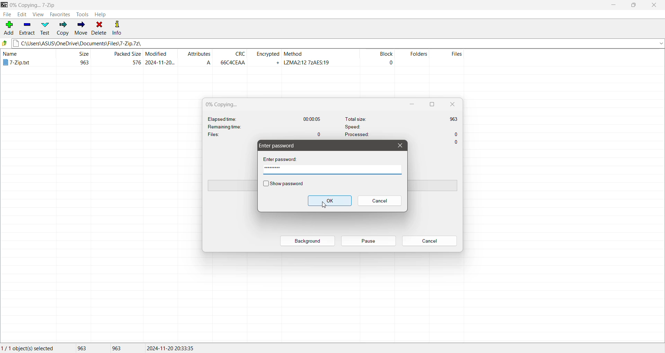  I want to click on Attributes, so click(198, 58).